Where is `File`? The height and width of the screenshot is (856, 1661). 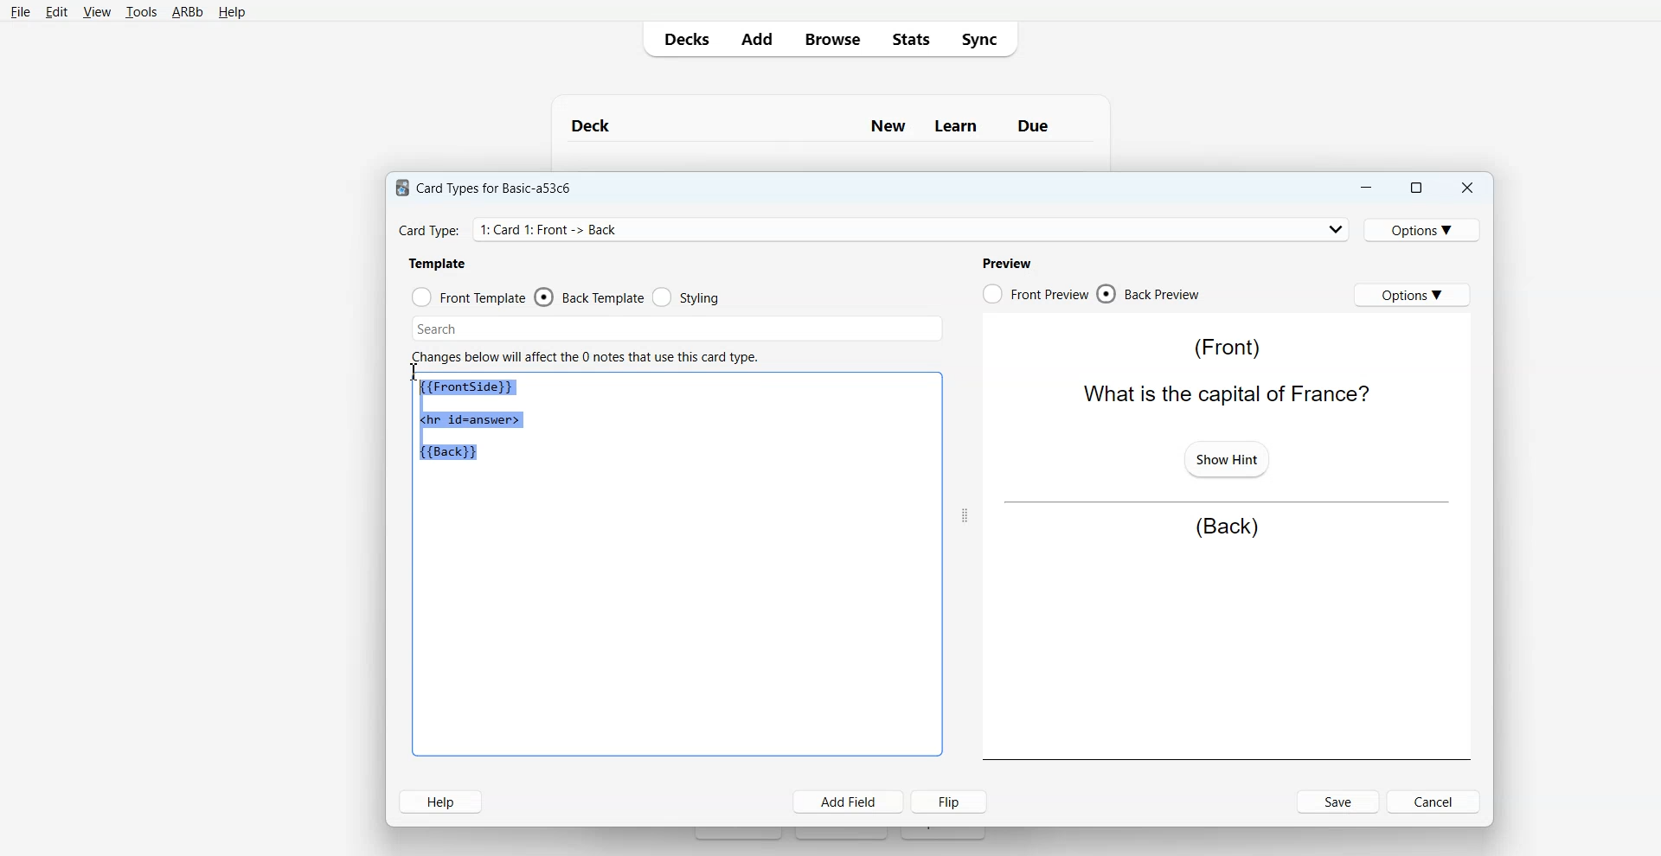 File is located at coordinates (20, 11).